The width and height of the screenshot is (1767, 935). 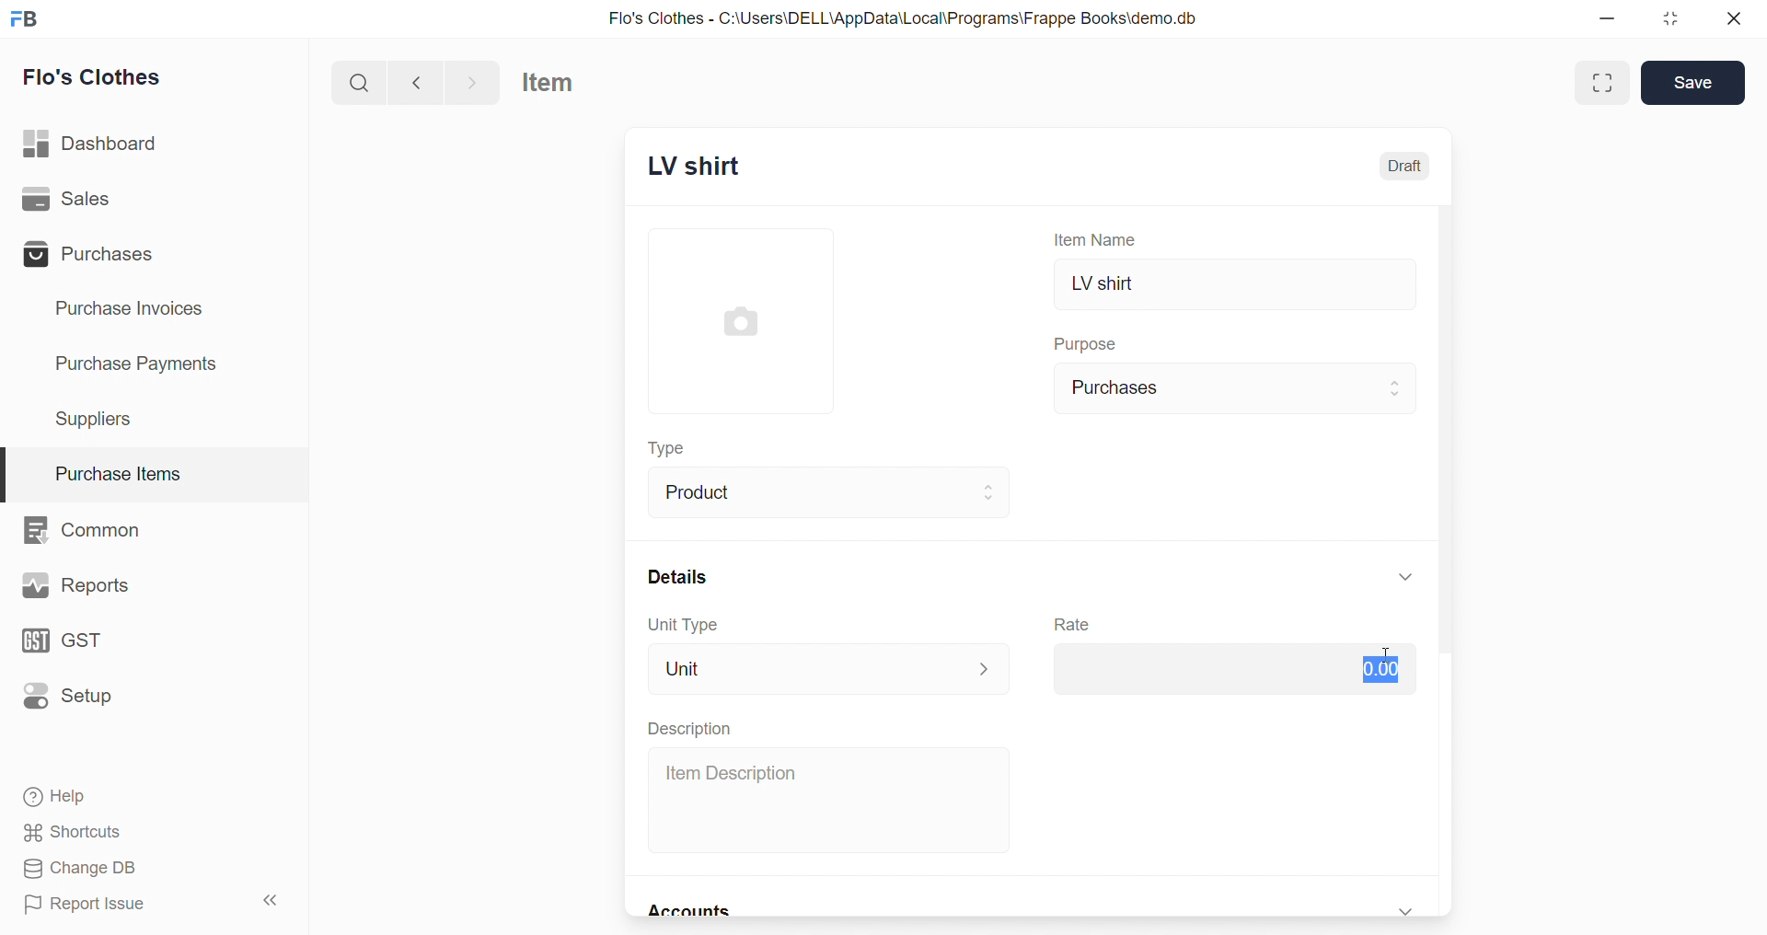 I want to click on LV shirt, so click(x=1236, y=286).